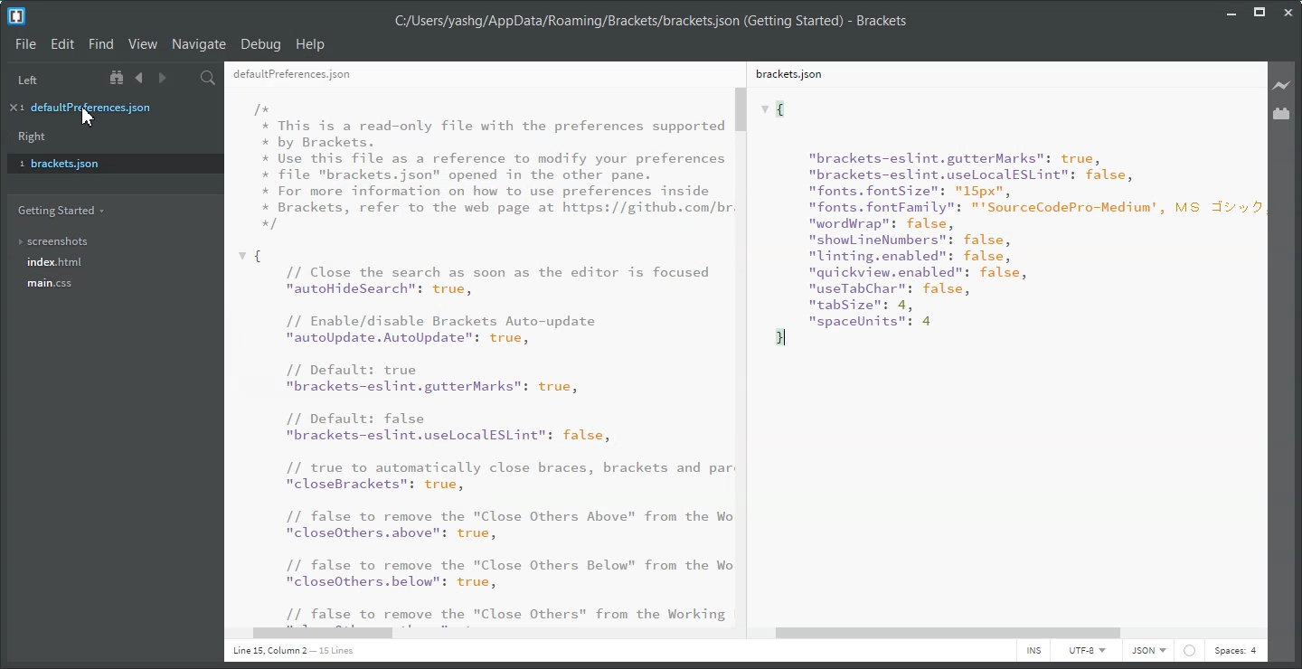 The height and width of the screenshot is (669, 1302). What do you see at coordinates (105, 107) in the screenshot?
I see `defaultpreferences.json` at bounding box center [105, 107].